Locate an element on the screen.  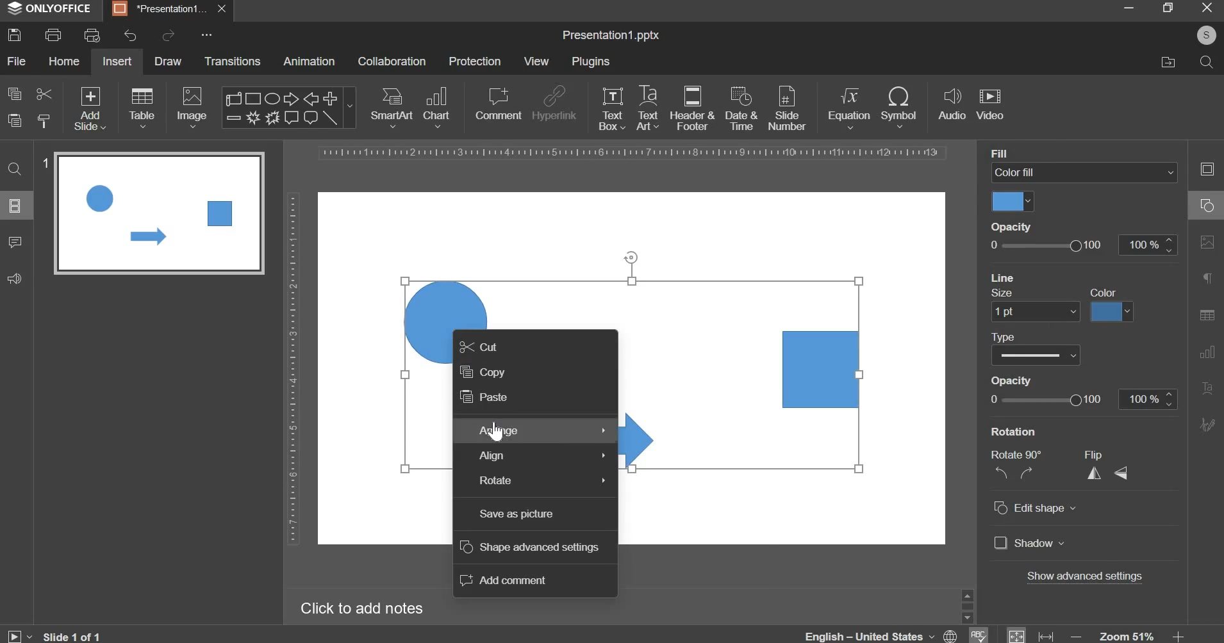
hyperlink is located at coordinates (554, 105).